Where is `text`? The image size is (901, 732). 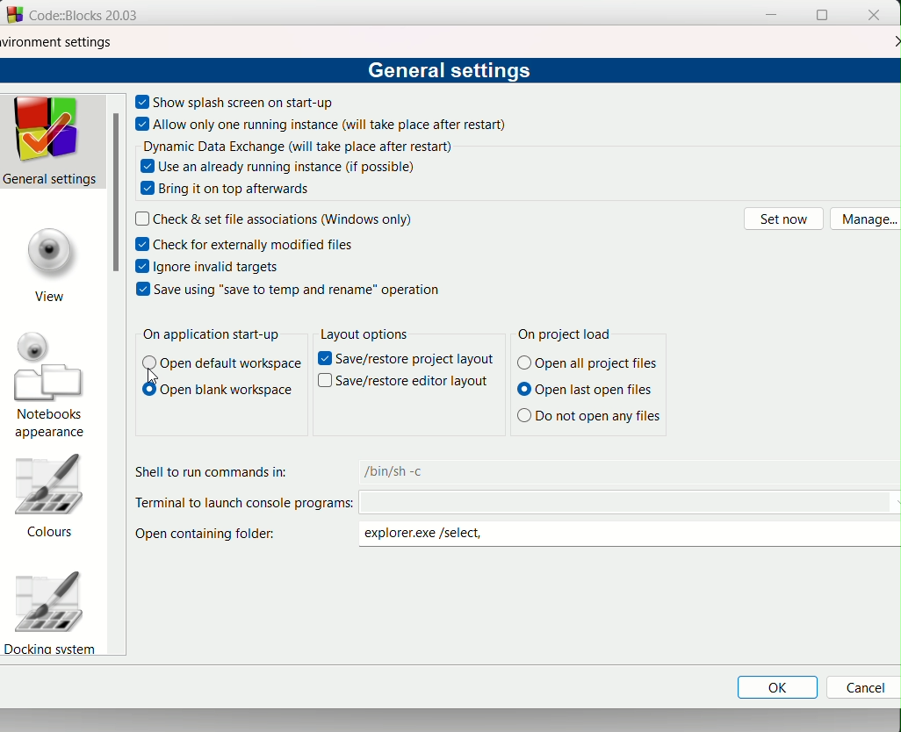
text is located at coordinates (567, 334).